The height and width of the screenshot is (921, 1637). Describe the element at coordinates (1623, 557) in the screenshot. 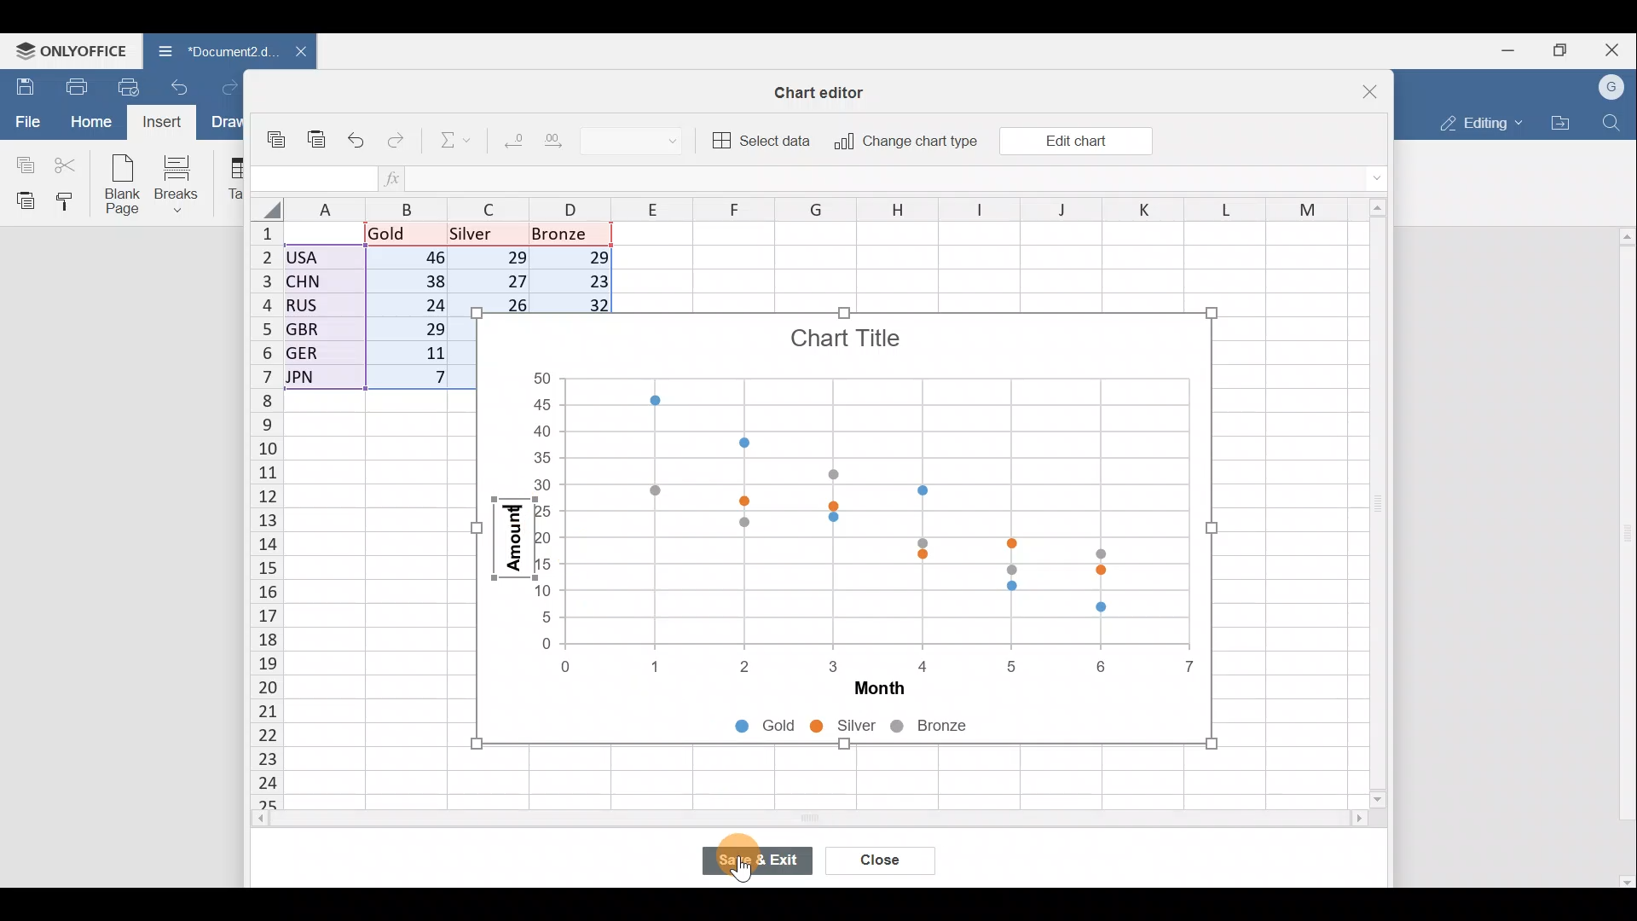

I see `Scroll bar` at that location.